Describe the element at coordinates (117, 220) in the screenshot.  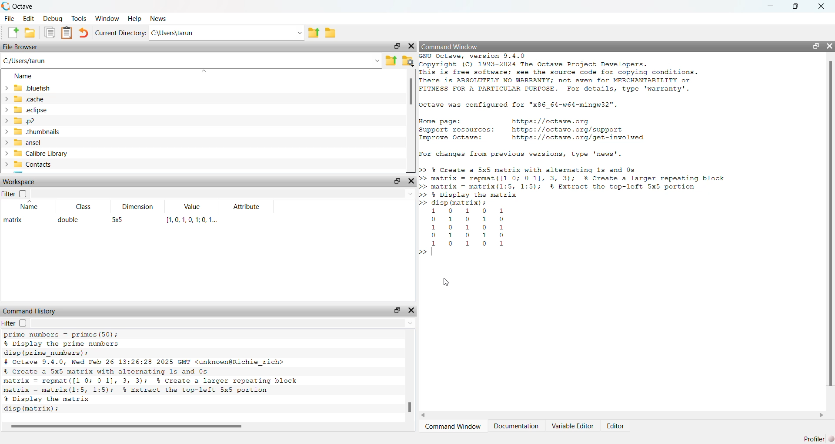
I see `5x5` at that location.